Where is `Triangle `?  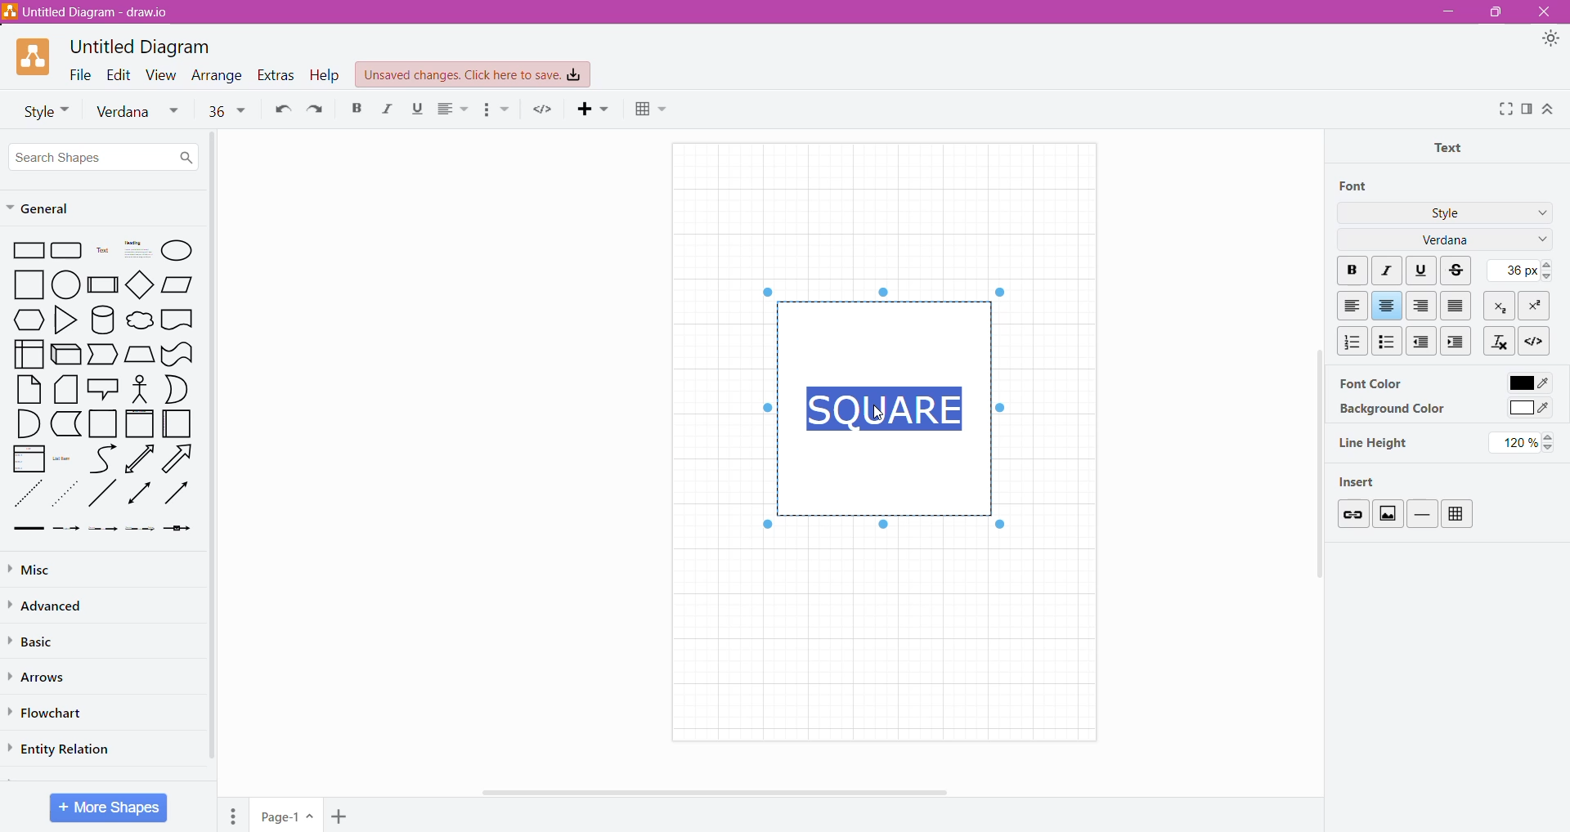 Triangle  is located at coordinates (65, 319).